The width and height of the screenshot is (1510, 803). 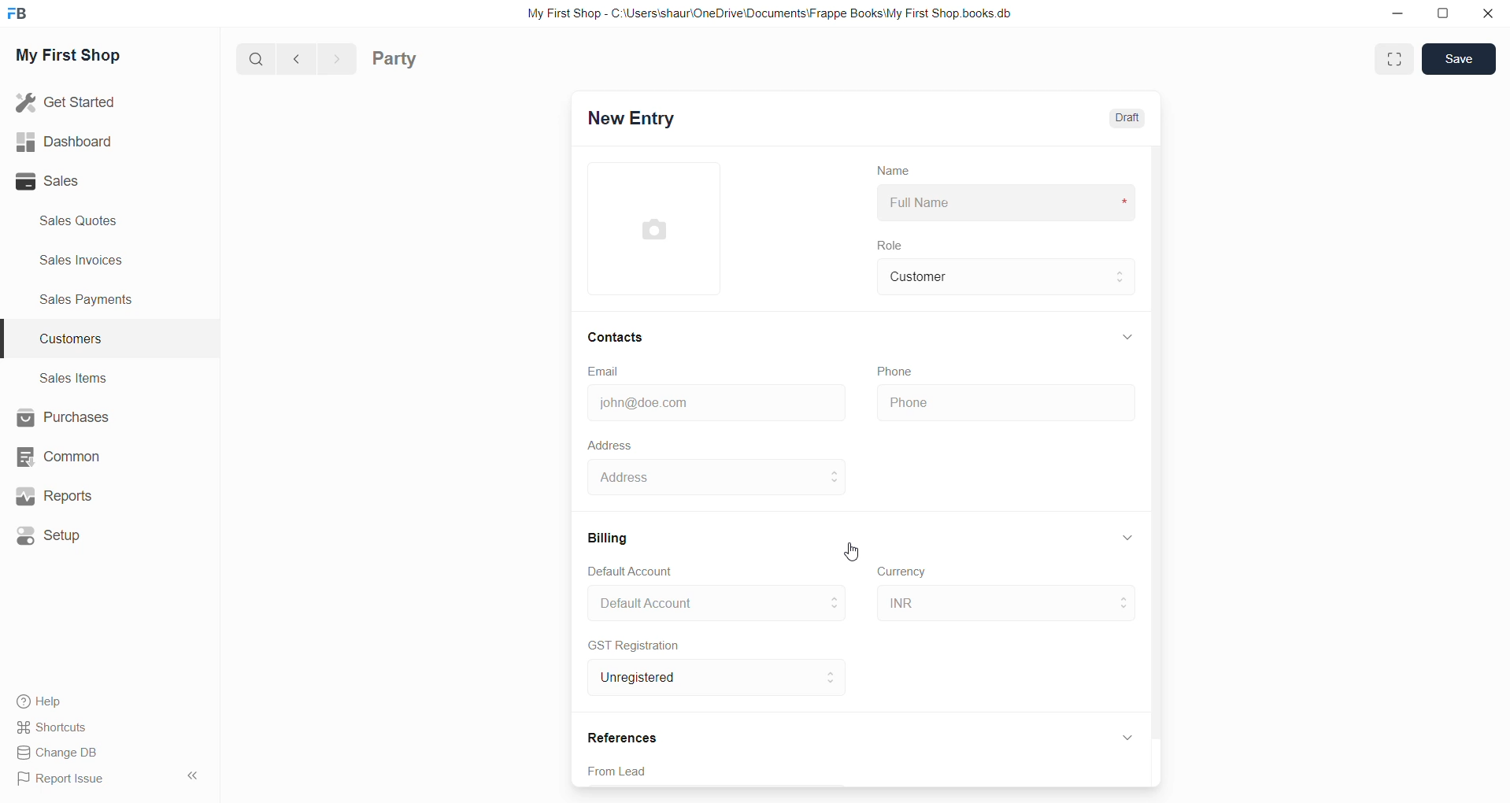 I want to click on Reports, so click(x=54, y=496).